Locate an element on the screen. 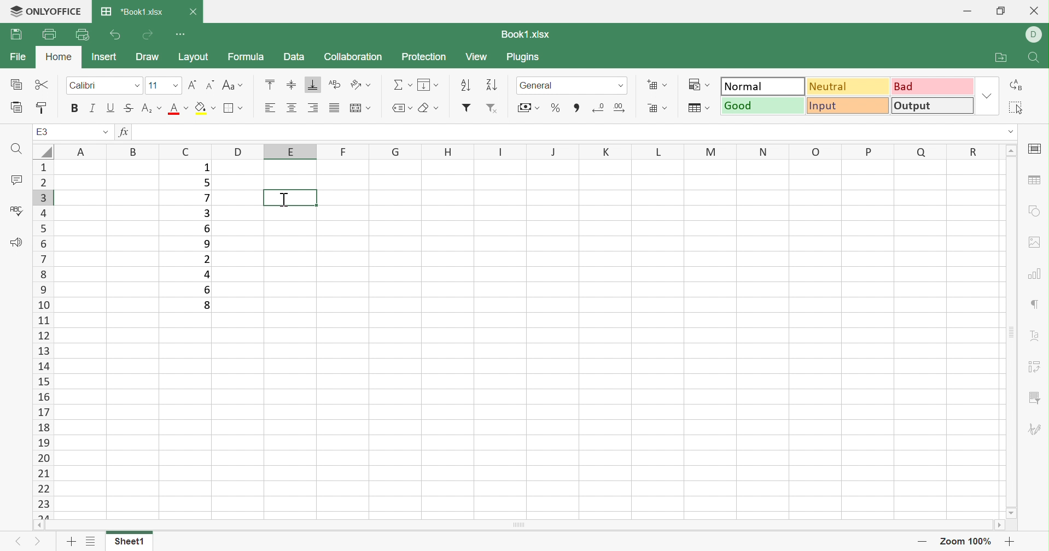 The height and width of the screenshot is (551, 1049). Percent style is located at coordinates (556, 108).